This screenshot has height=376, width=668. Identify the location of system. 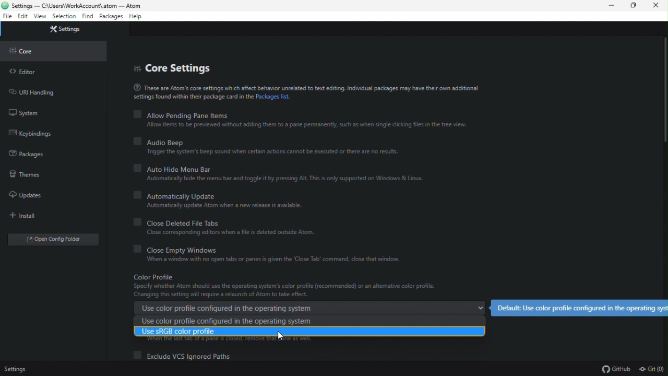
(29, 114).